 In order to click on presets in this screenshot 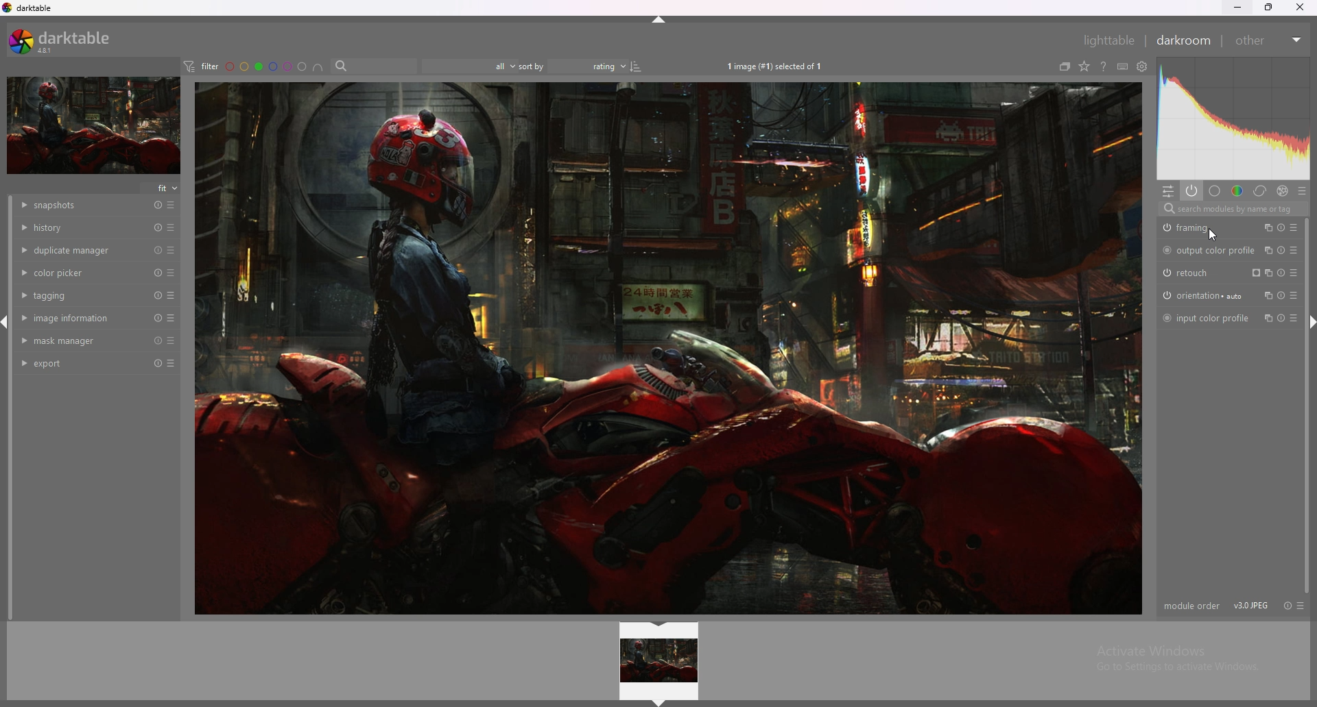, I will do `click(1296, 251)`.